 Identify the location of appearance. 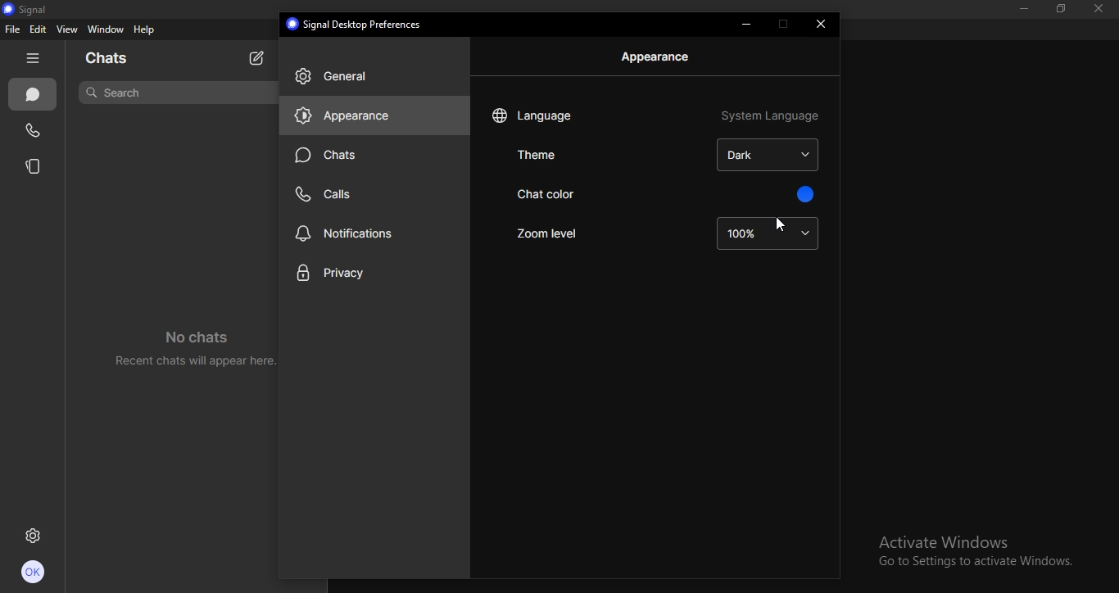
(658, 57).